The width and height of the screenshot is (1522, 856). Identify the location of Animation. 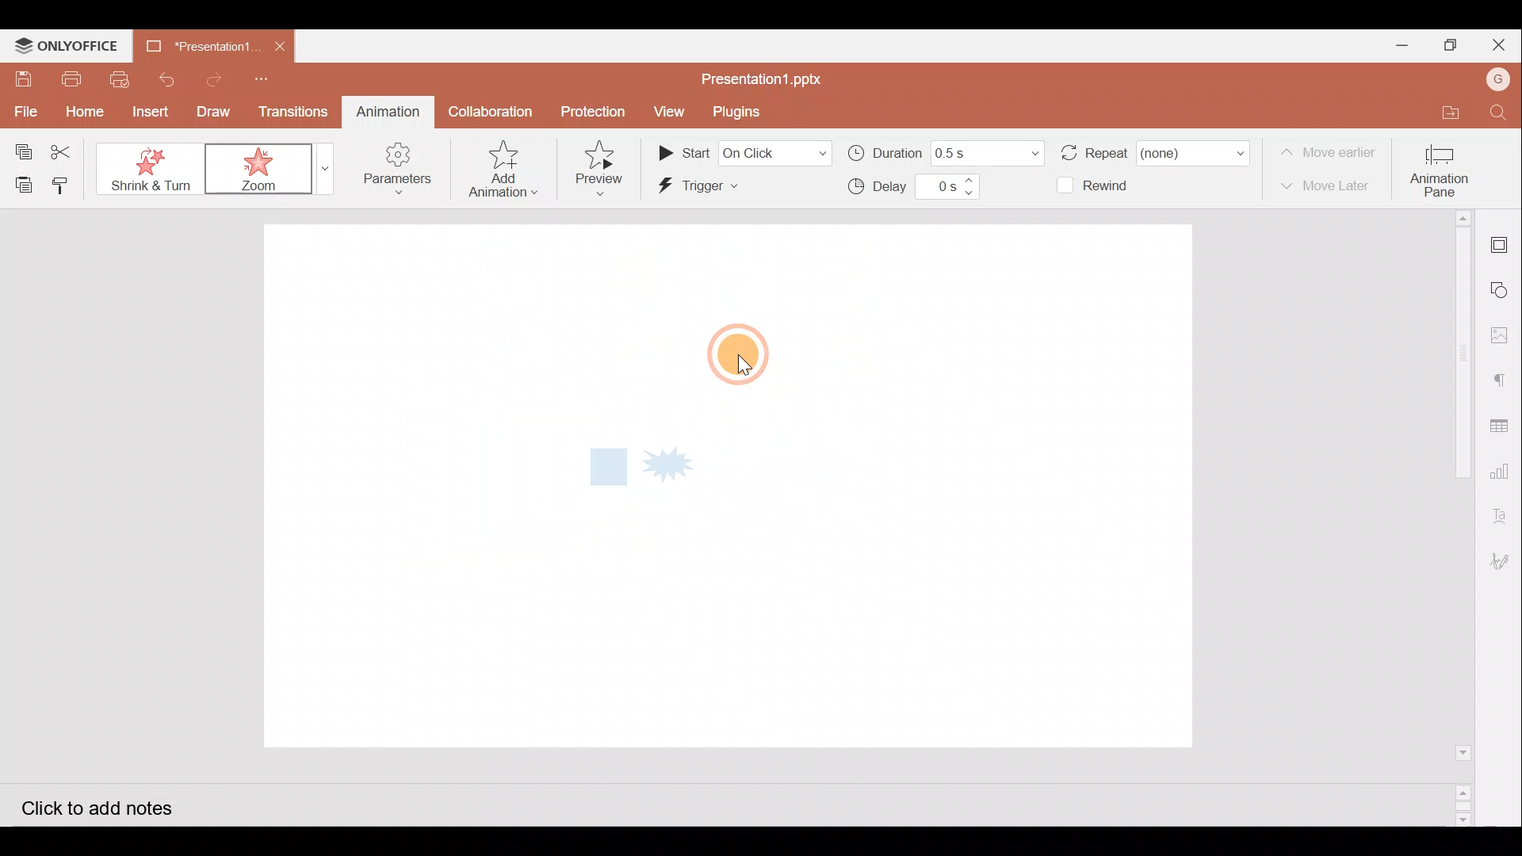
(384, 111).